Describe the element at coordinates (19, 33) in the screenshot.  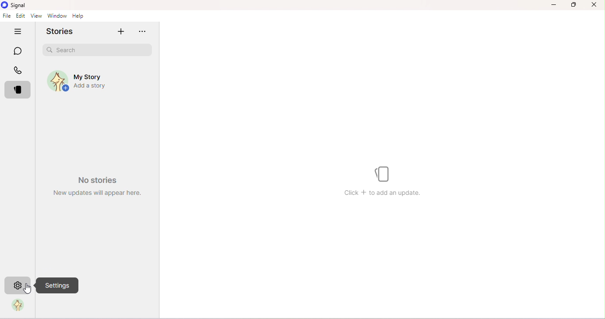
I see `Hide` at that location.